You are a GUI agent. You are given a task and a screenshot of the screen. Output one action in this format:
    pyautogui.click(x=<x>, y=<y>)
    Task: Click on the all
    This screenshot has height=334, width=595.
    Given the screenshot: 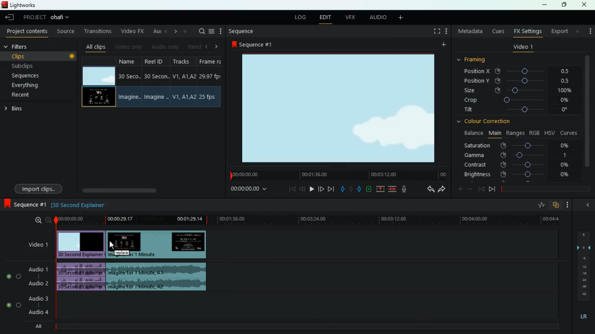 What is the action you would take?
    pyautogui.click(x=42, y=326)
    